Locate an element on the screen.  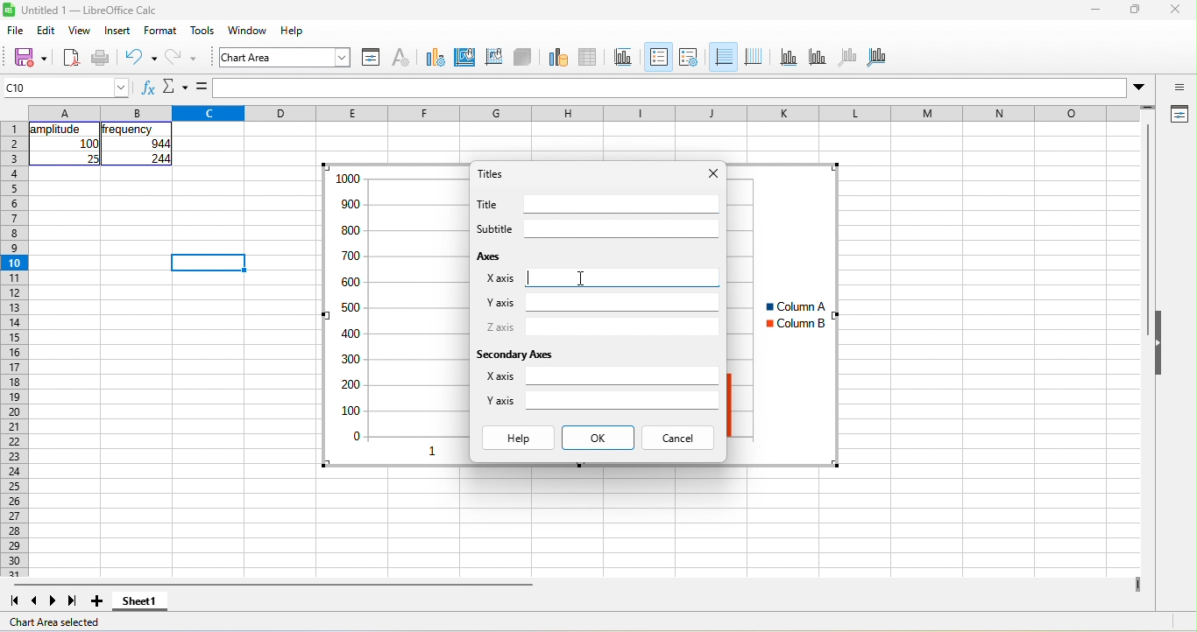
frequency is located at coordinates (127, 130).